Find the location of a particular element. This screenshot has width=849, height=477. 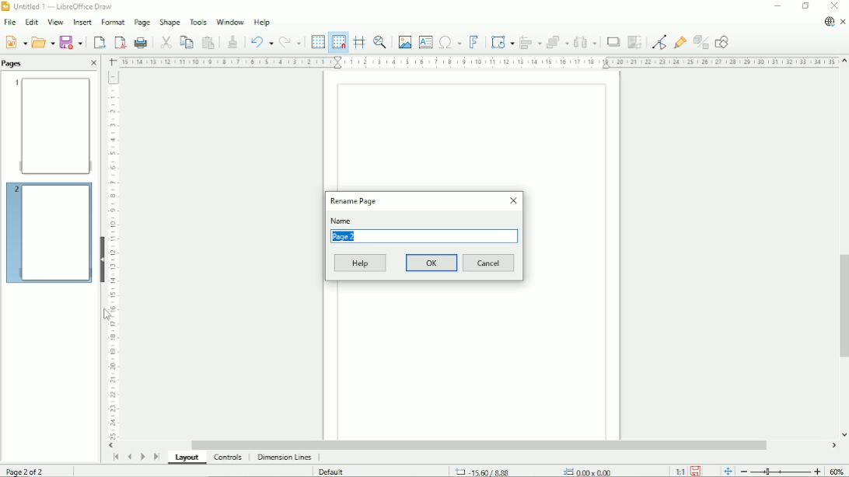

Show gluepoint functions is located at coordinates (680, 42).